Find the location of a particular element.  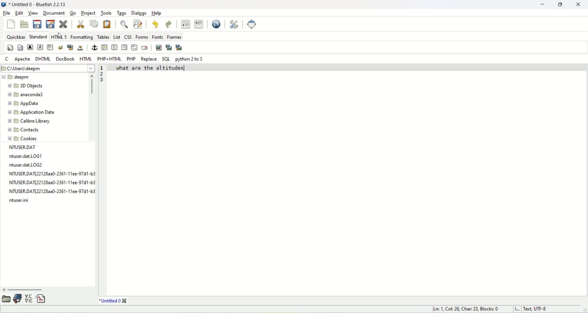

insert file is located at coordinates (43, 299).